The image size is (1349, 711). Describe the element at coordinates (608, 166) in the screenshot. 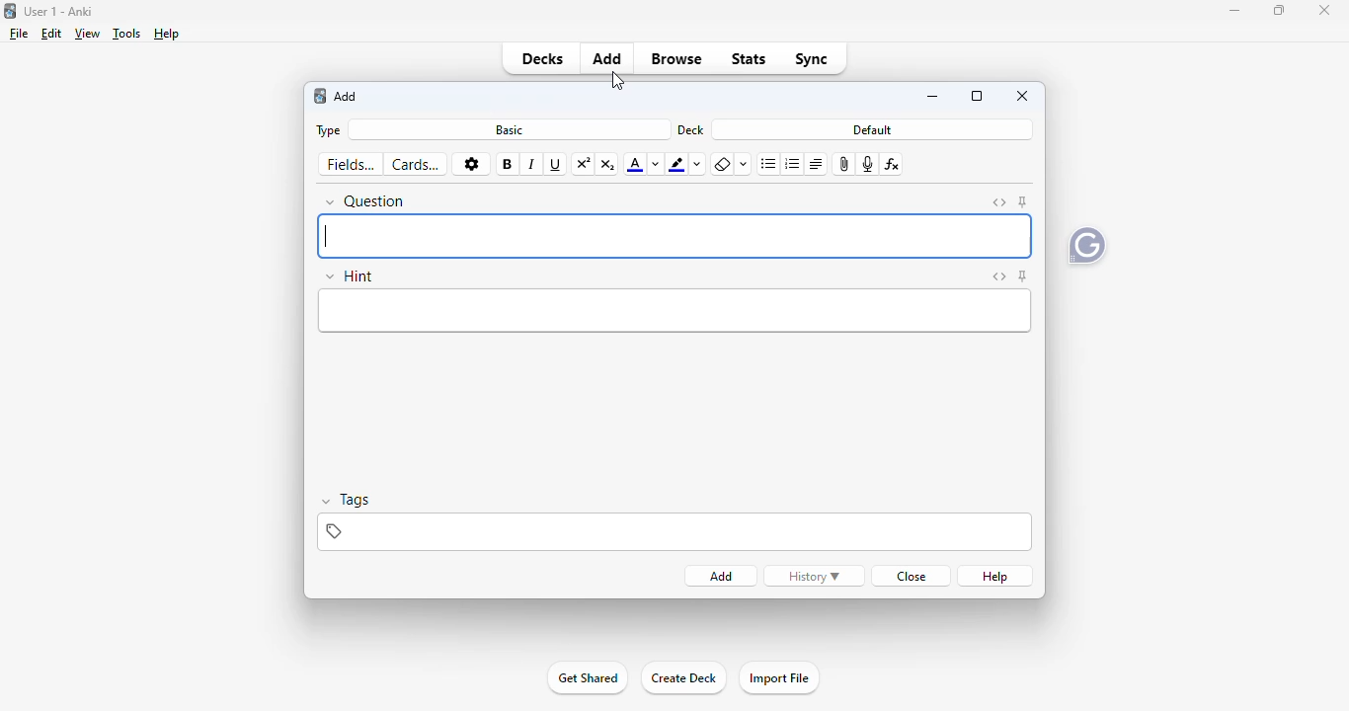

I see `subscript` at that location.